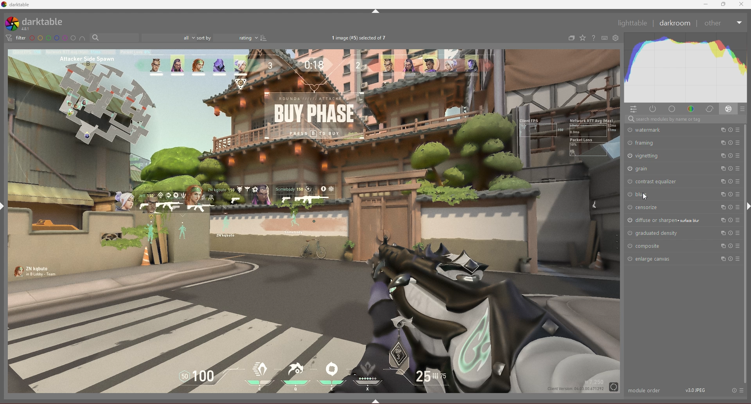 This screenshot has width=751, height=404. Describe the element at coordinates (20, 4) in the screenshot. I see `darktable` at that location.